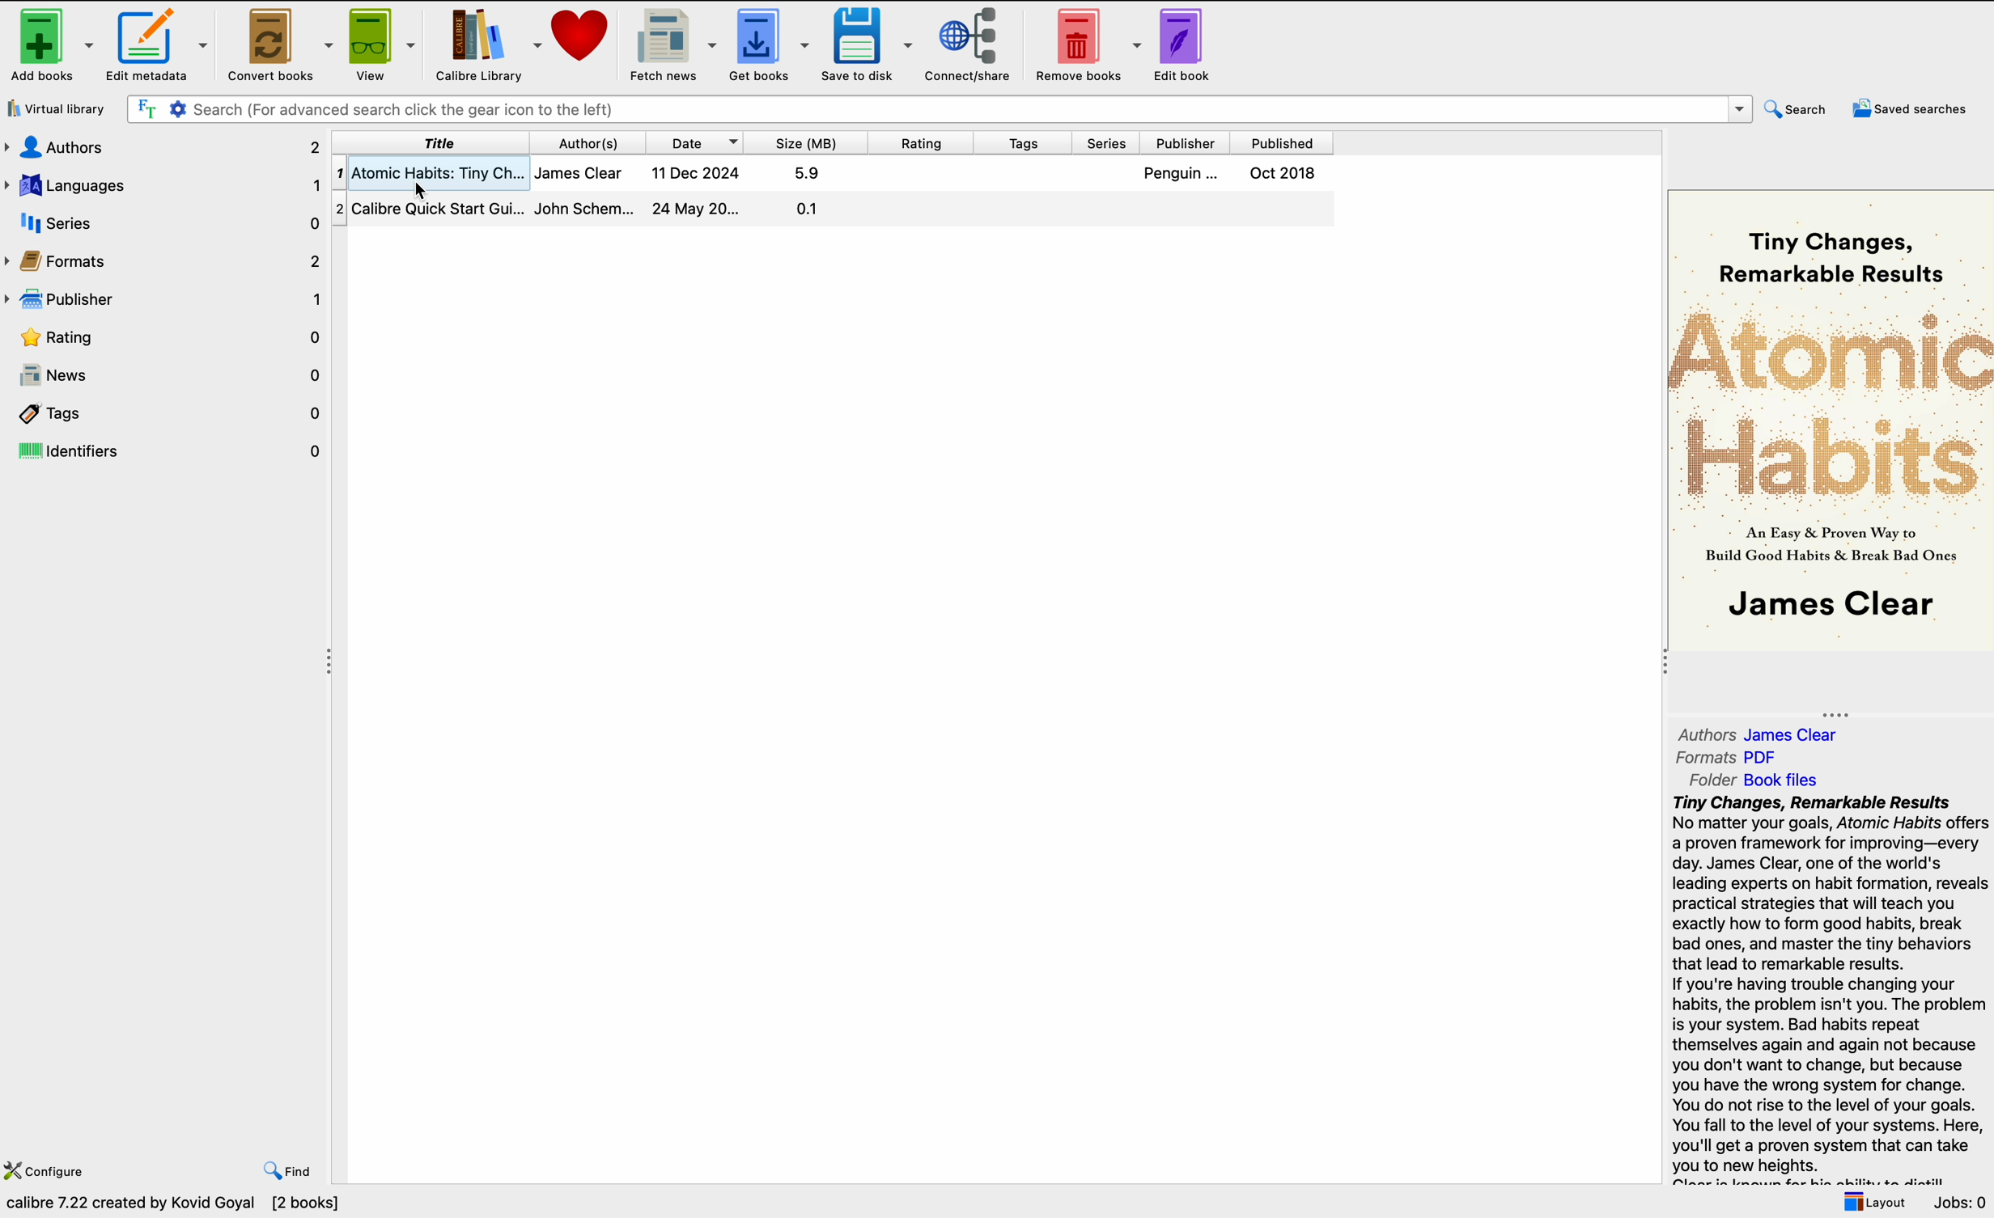  Describe the element at coordinates (1962, 1203) in the screenshot. I see `jobs: 0` at that location.